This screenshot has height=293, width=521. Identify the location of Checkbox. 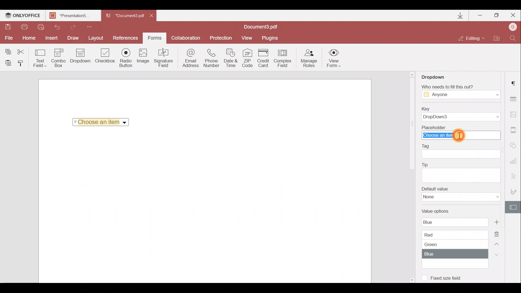
(105, 56).